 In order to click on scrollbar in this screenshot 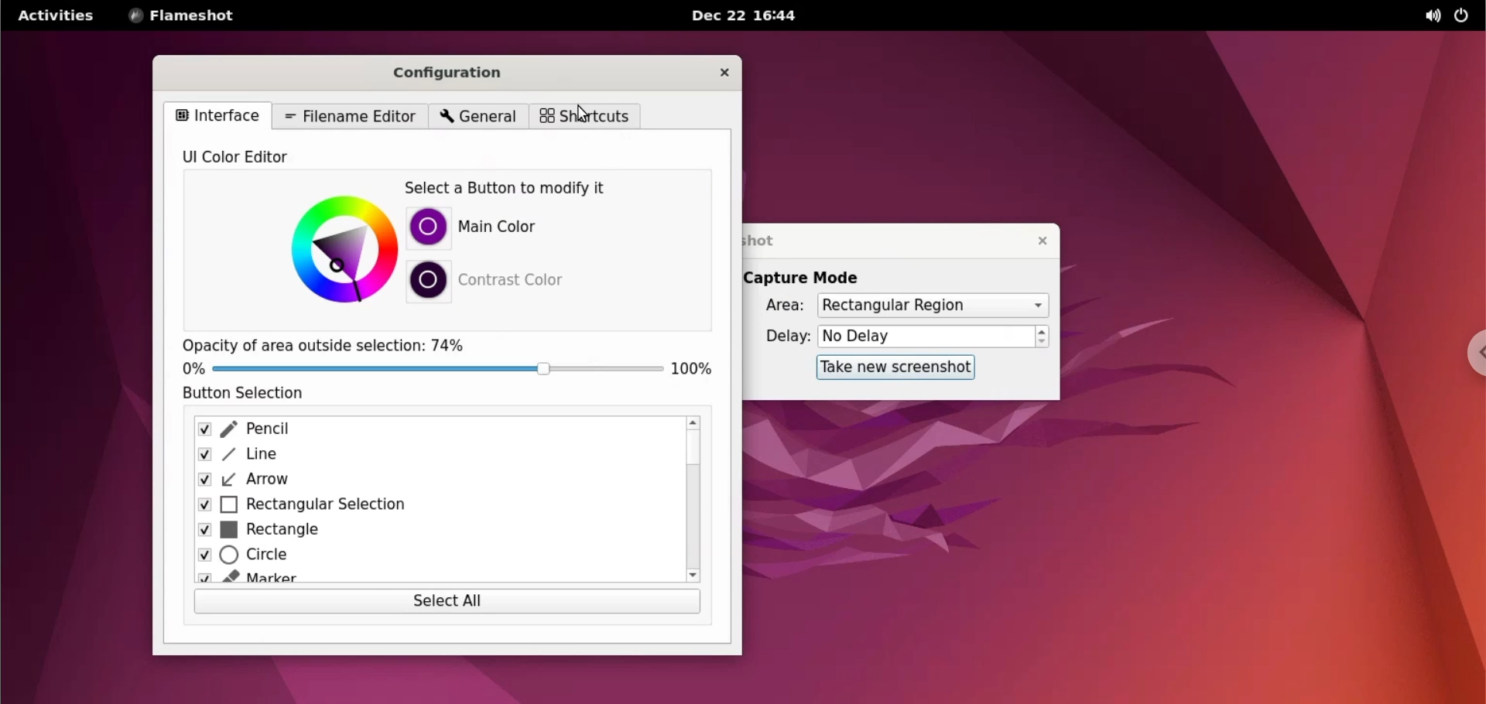, I will do `click(691, 499)`.